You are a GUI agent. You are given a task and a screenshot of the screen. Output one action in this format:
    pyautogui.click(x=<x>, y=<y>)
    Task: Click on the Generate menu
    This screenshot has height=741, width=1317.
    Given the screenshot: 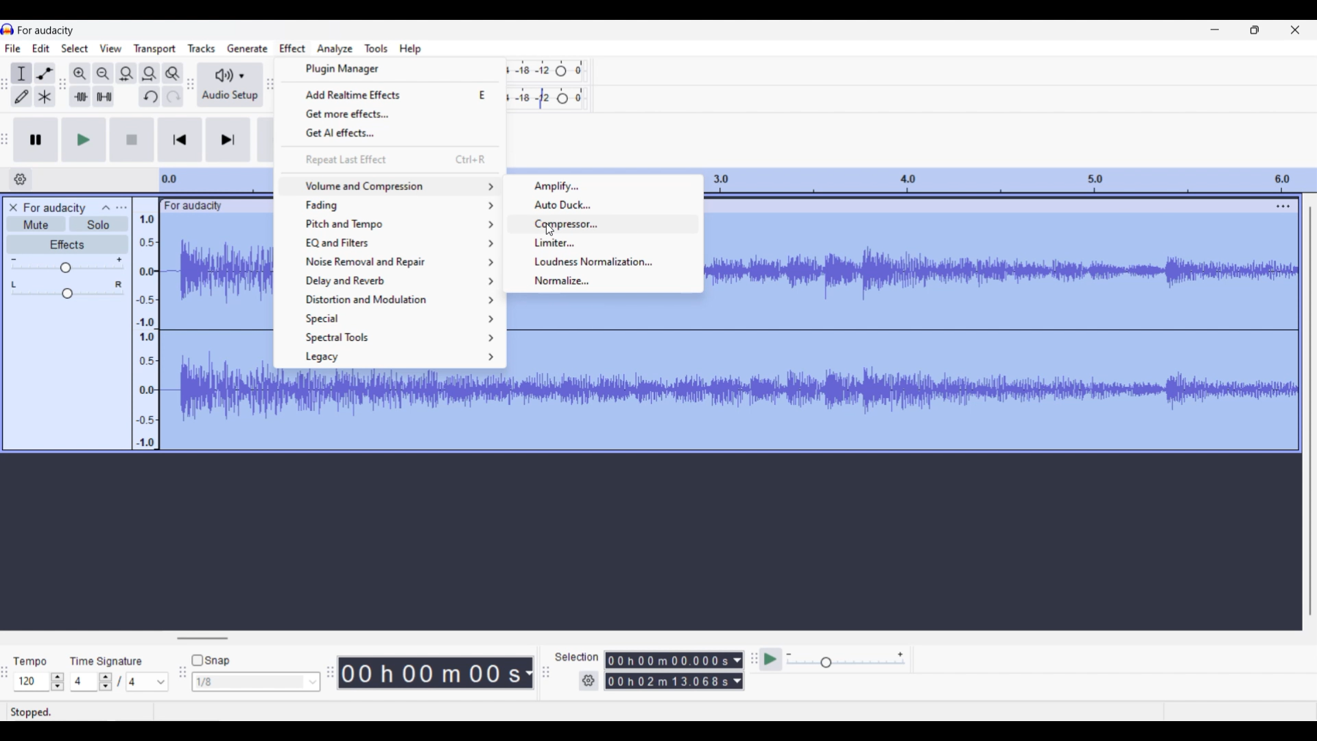 What is the action you would take?
    pyautogui.click(x=247, y=47)
    